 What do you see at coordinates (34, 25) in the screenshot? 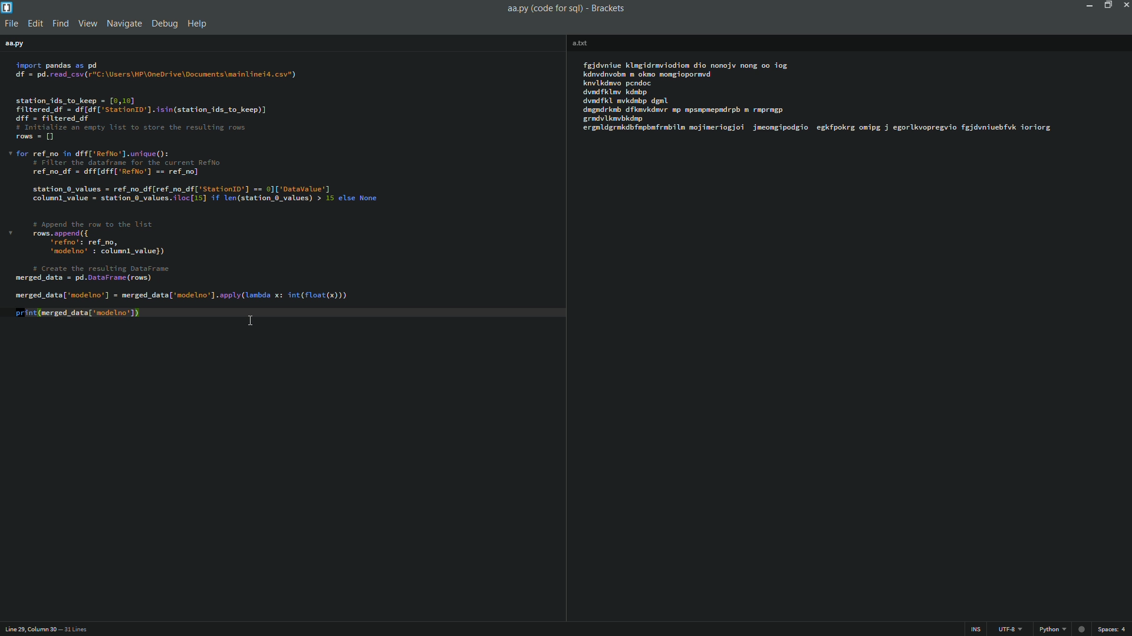
I see `edit menu` at bounding box center [34, 25].